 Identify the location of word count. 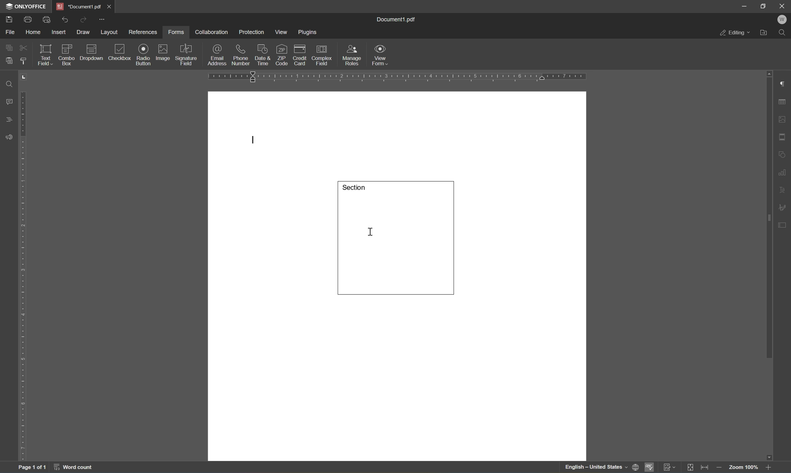
(79, 468).